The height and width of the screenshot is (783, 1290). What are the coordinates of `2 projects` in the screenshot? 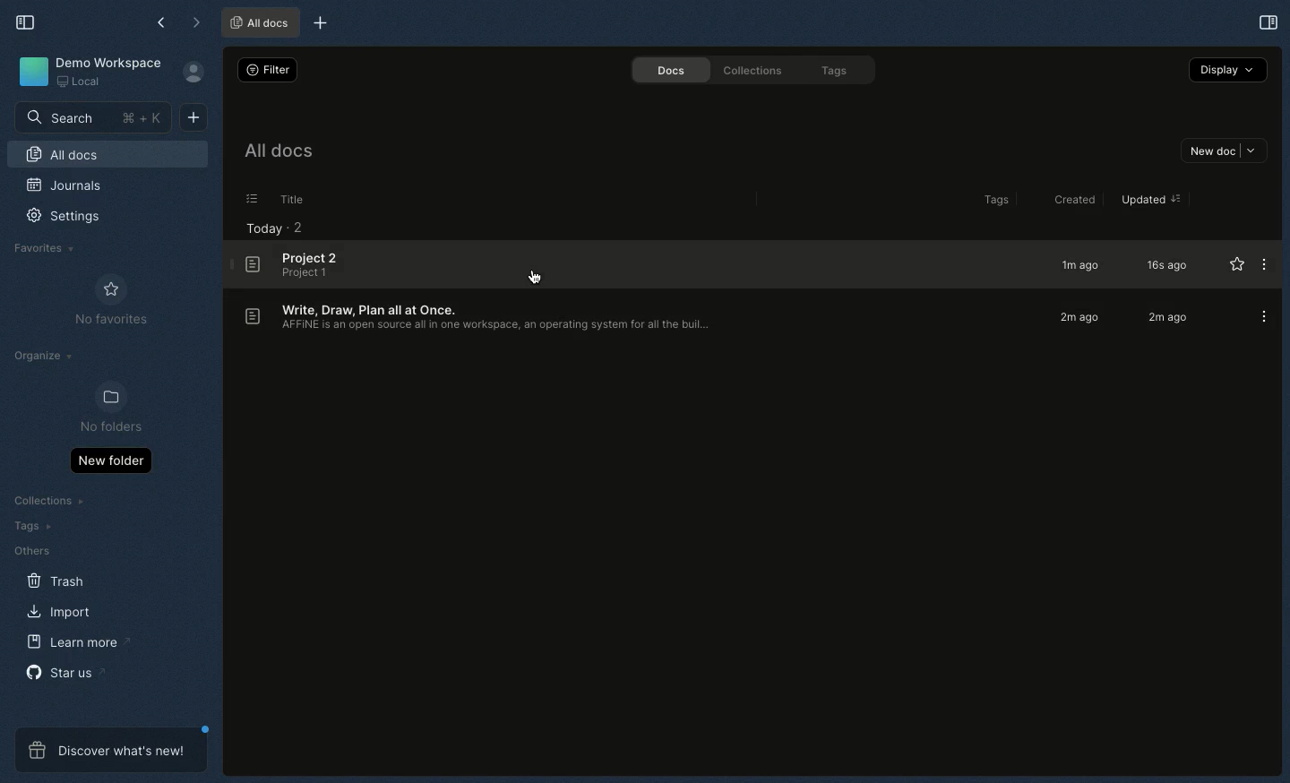 It's located at (297, 229).